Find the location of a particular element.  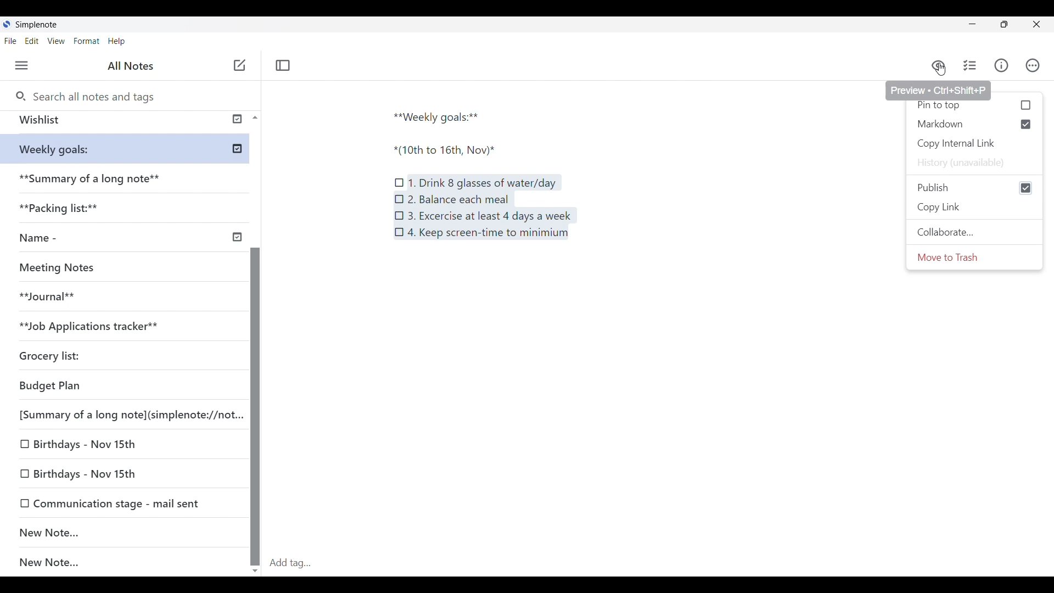

visibility is located at coordinates (938, 62).